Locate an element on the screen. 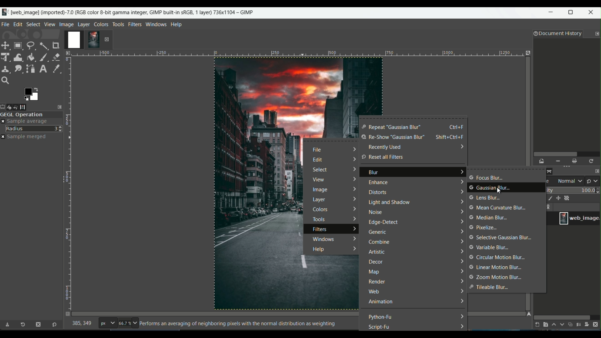  filter tab is located at coordinates (135, 24).